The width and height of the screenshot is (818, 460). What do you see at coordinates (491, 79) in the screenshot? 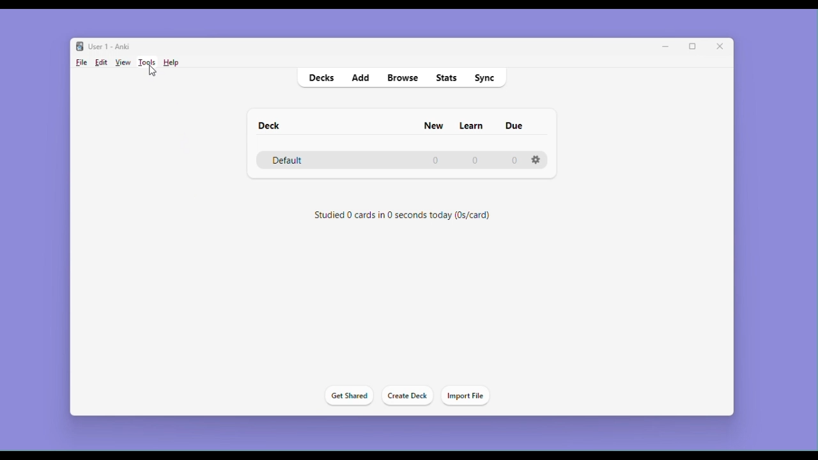
I see `Sync` at bounding box center [491, 79].